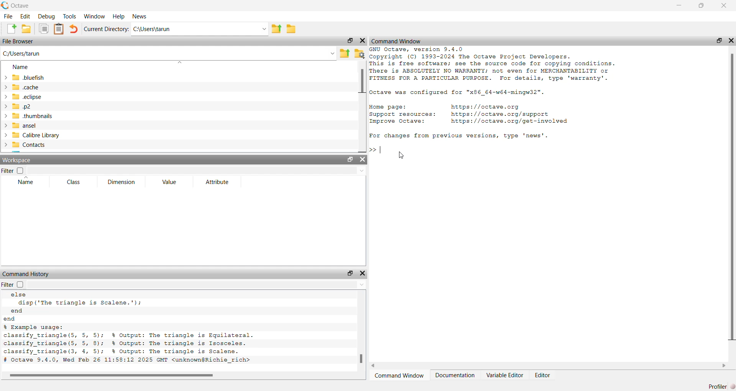 This screenshot has width=736, height=391. I want to click on editor, so click(543, 375).